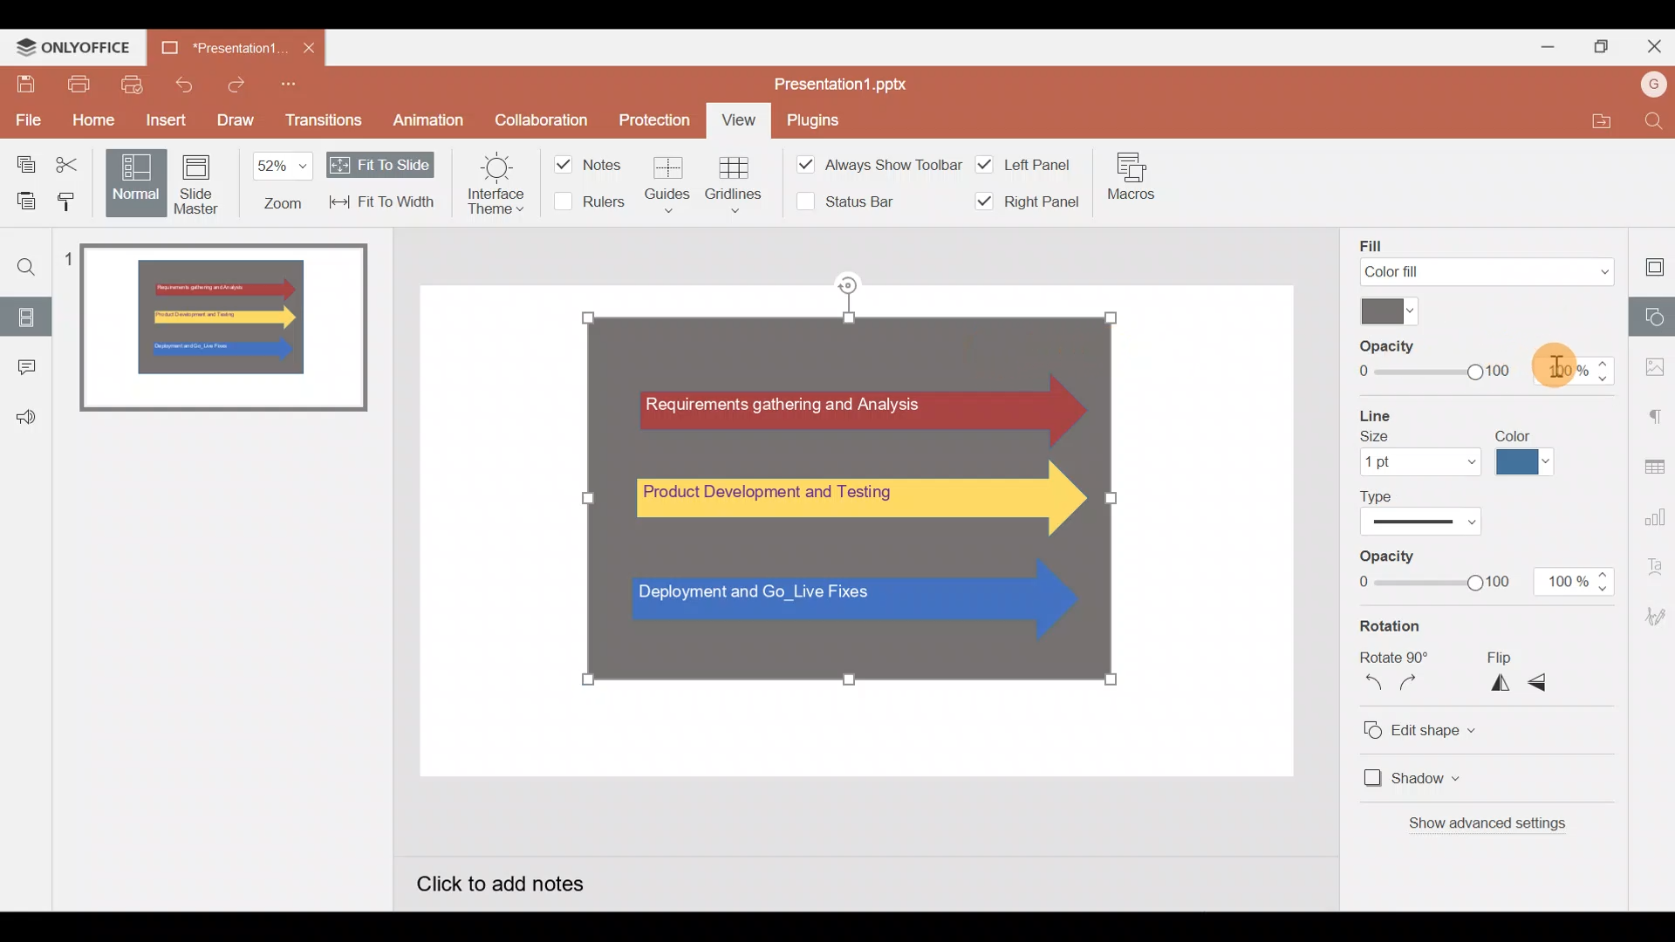  What do you see at coordinates (589, 162) in the screenshot?
I see `Notes` at bounding box center [589, 162].